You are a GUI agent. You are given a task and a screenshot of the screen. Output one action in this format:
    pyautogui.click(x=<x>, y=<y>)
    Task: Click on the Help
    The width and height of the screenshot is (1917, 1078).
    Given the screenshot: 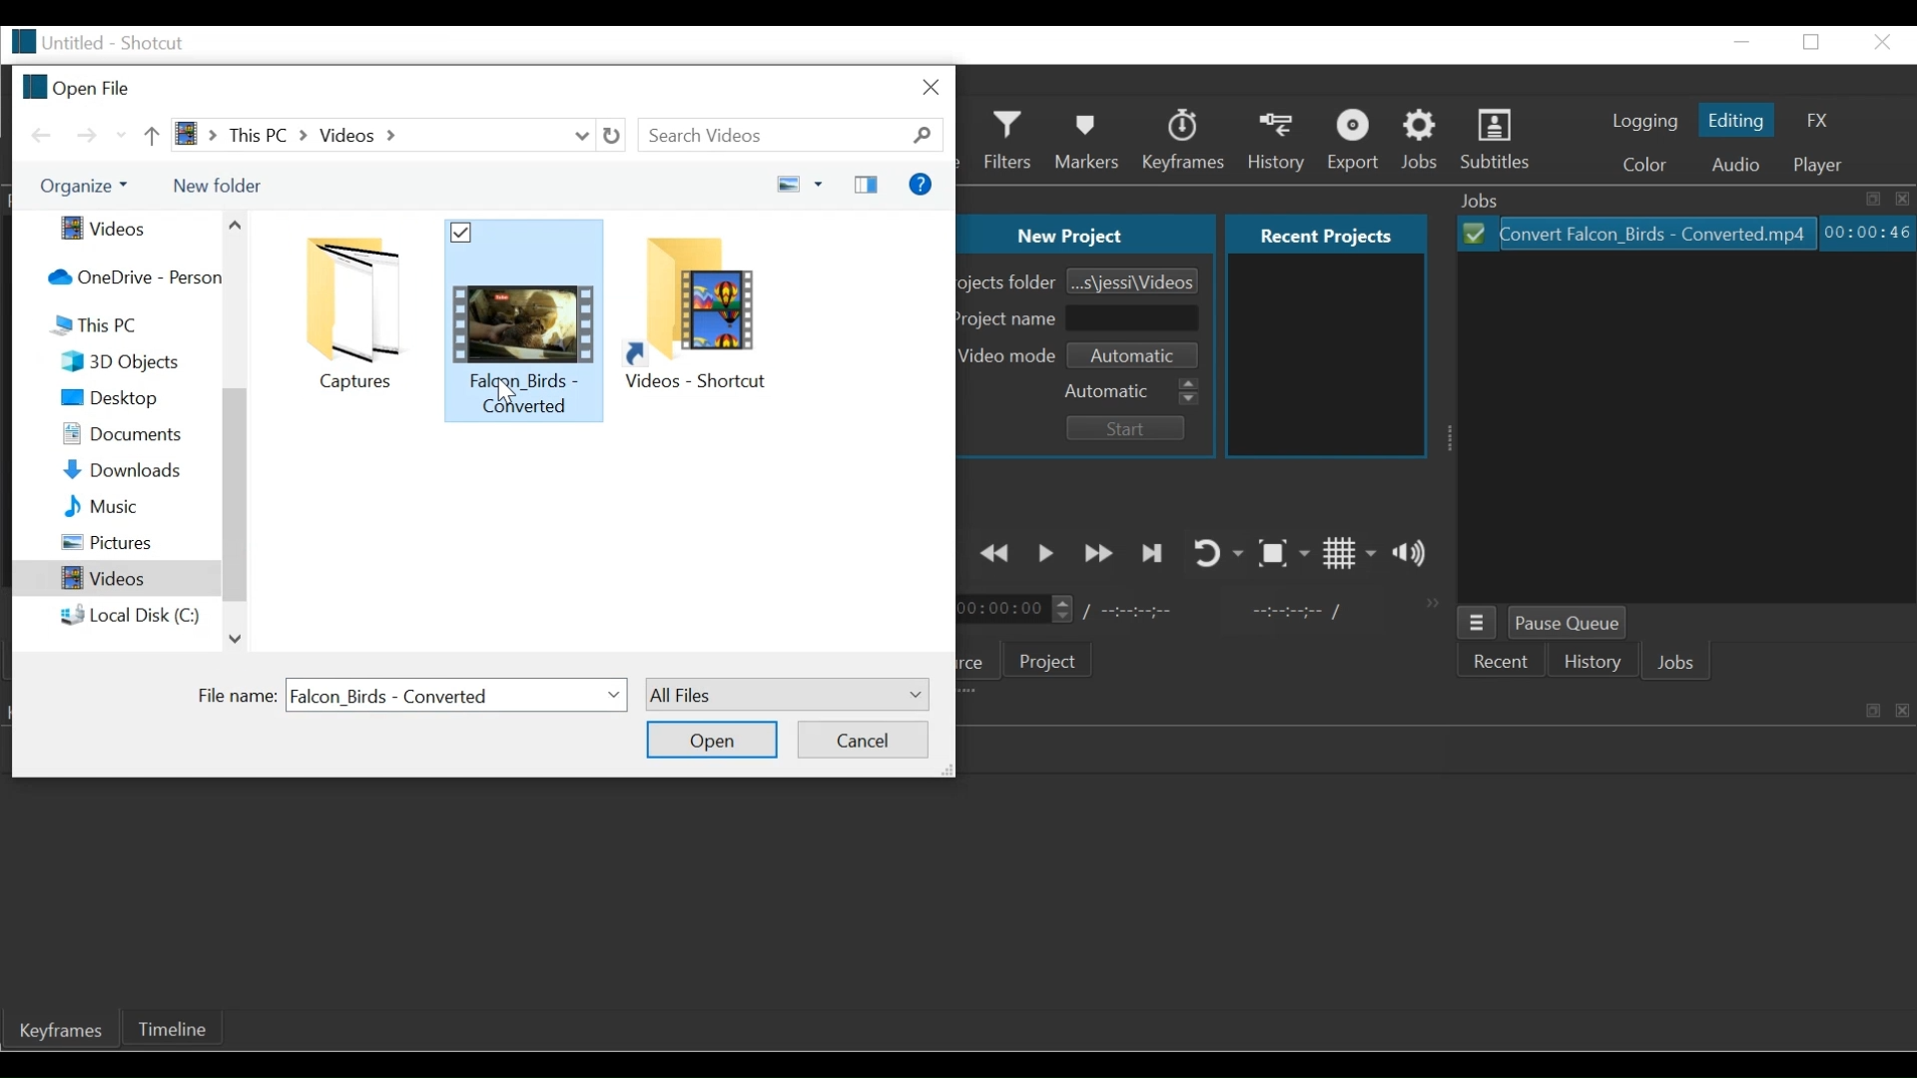 What is the action you would take?
    pyautogui.click(x=921, y=185)
    